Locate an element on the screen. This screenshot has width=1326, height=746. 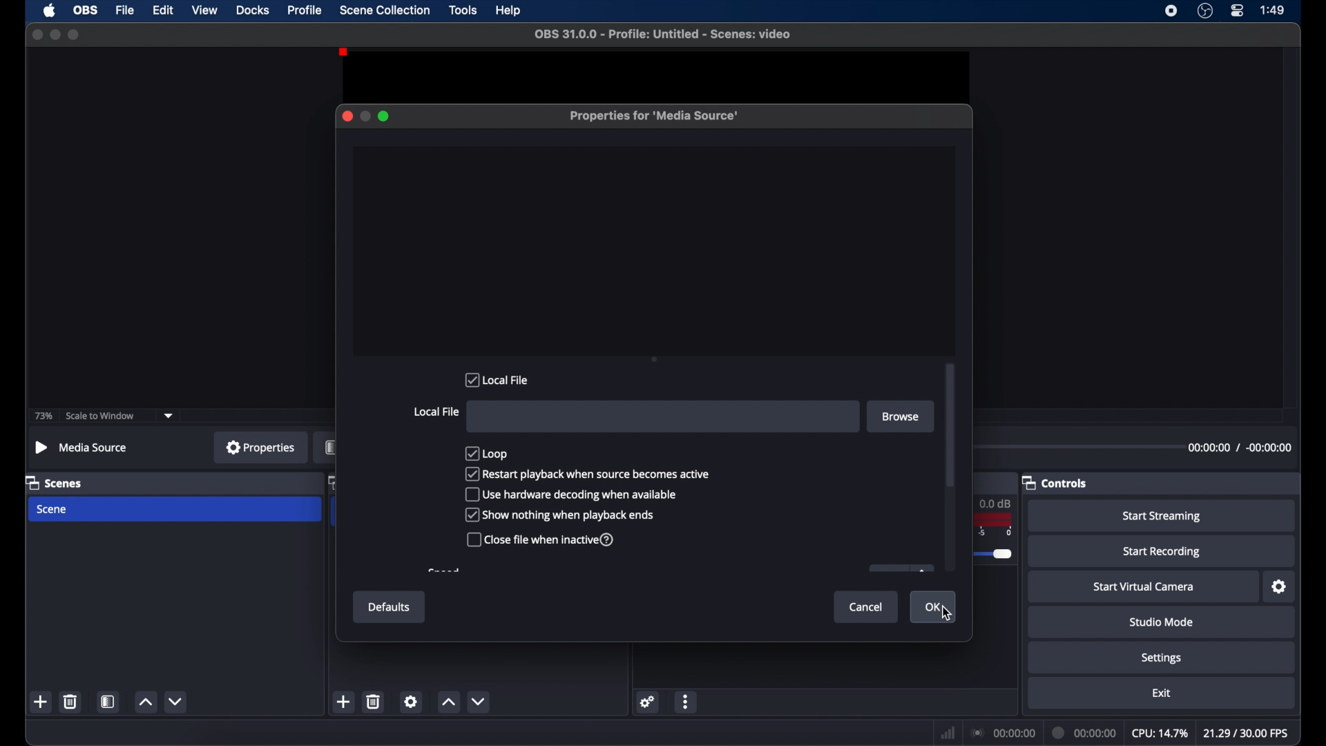
defaults is located at coordinates (390, 606).